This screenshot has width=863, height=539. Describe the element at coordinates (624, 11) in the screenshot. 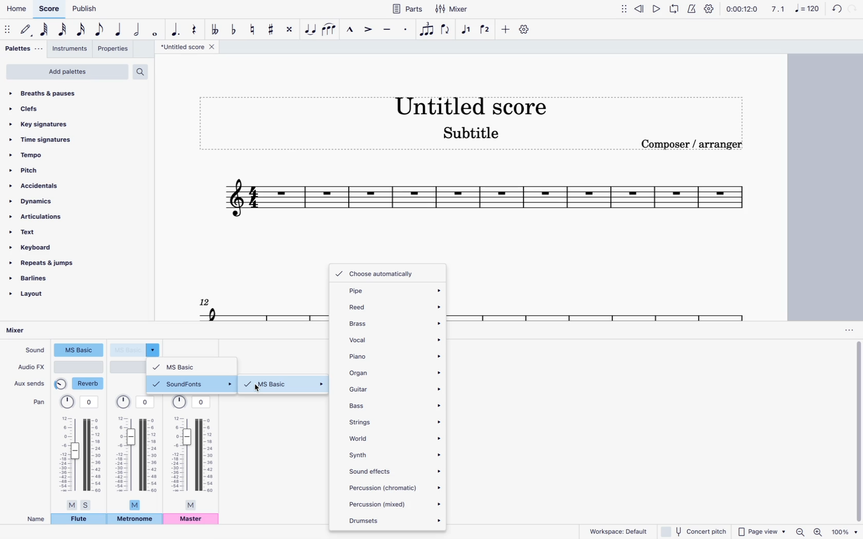

I see `move` at that location.